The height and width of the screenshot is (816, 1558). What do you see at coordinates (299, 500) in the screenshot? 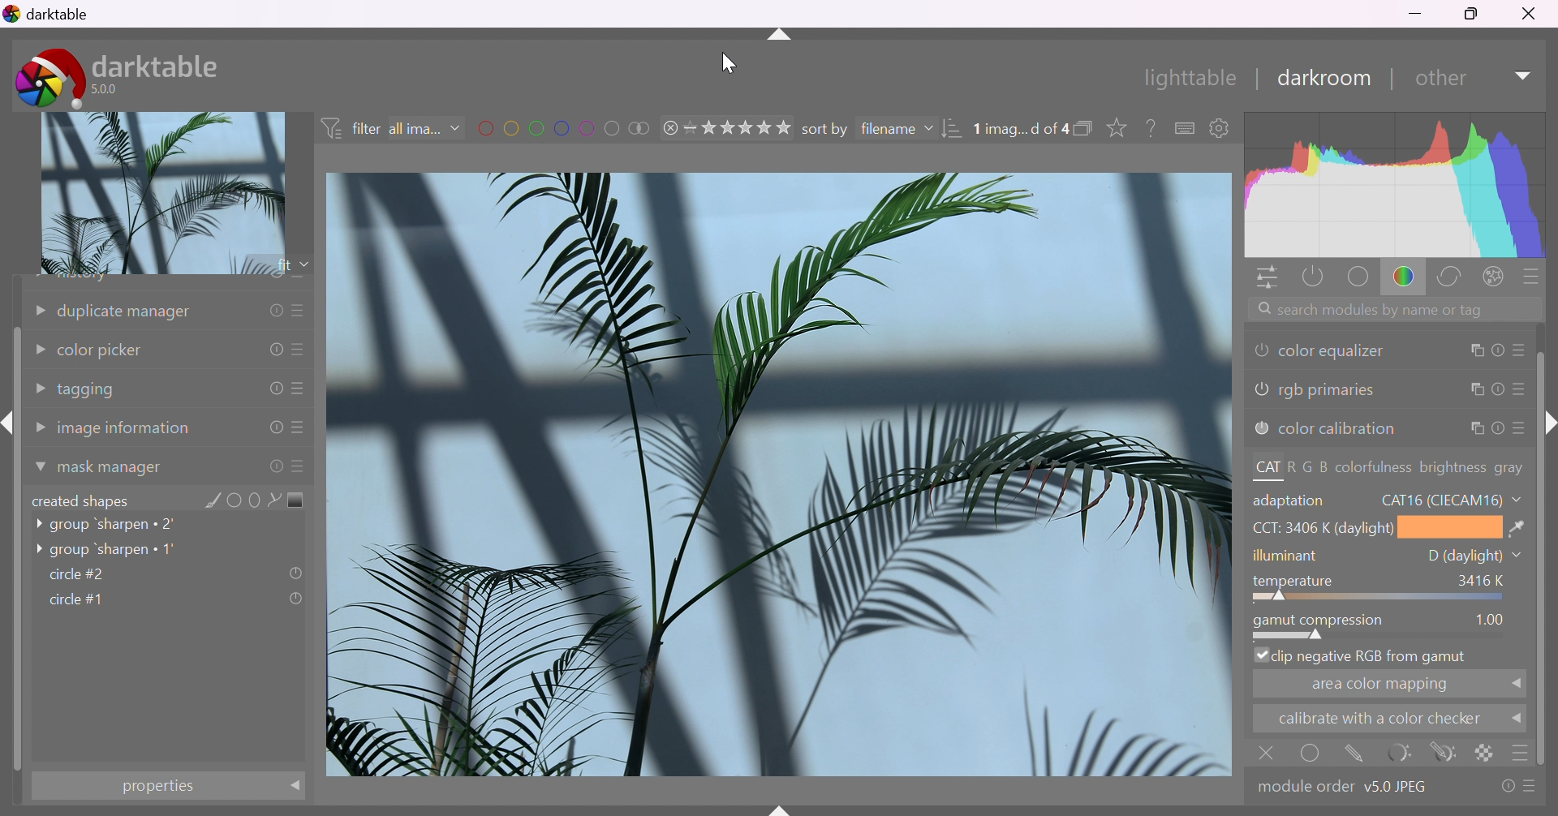
I see `add gradient` at bounding box center [299, 500].